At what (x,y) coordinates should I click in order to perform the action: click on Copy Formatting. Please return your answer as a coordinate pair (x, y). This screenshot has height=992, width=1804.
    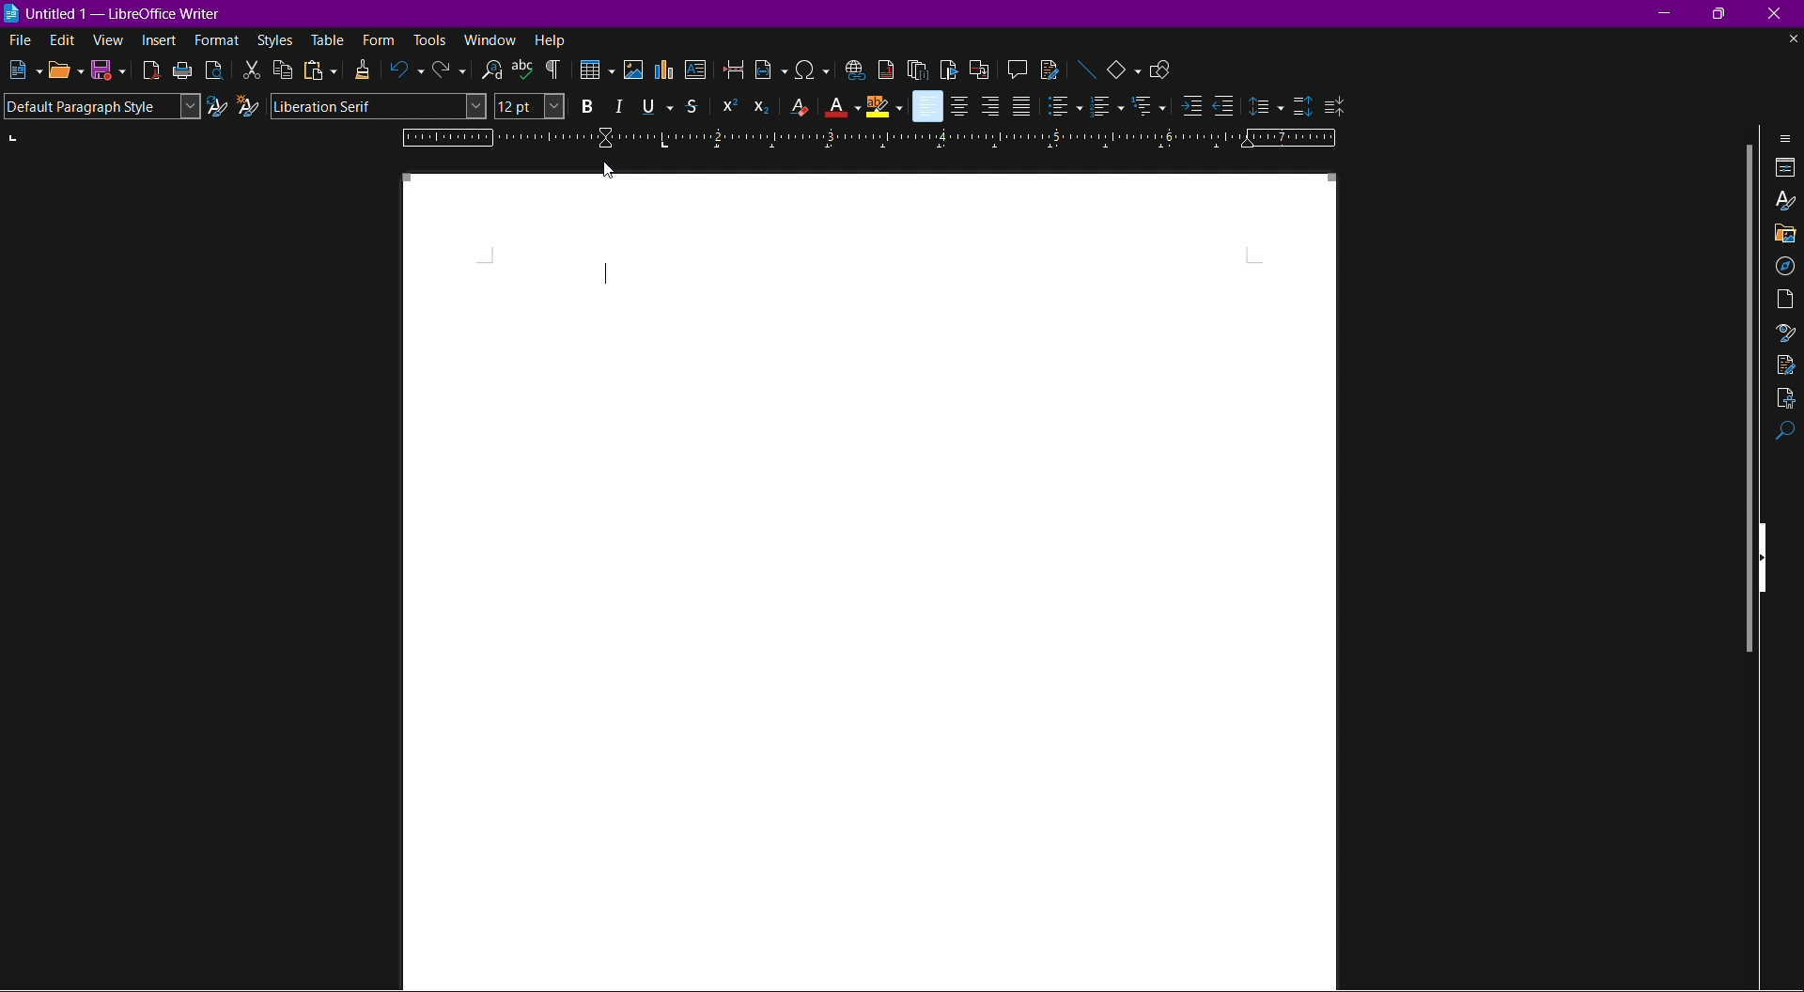
    Looking at the image, I should click on (365, 70).